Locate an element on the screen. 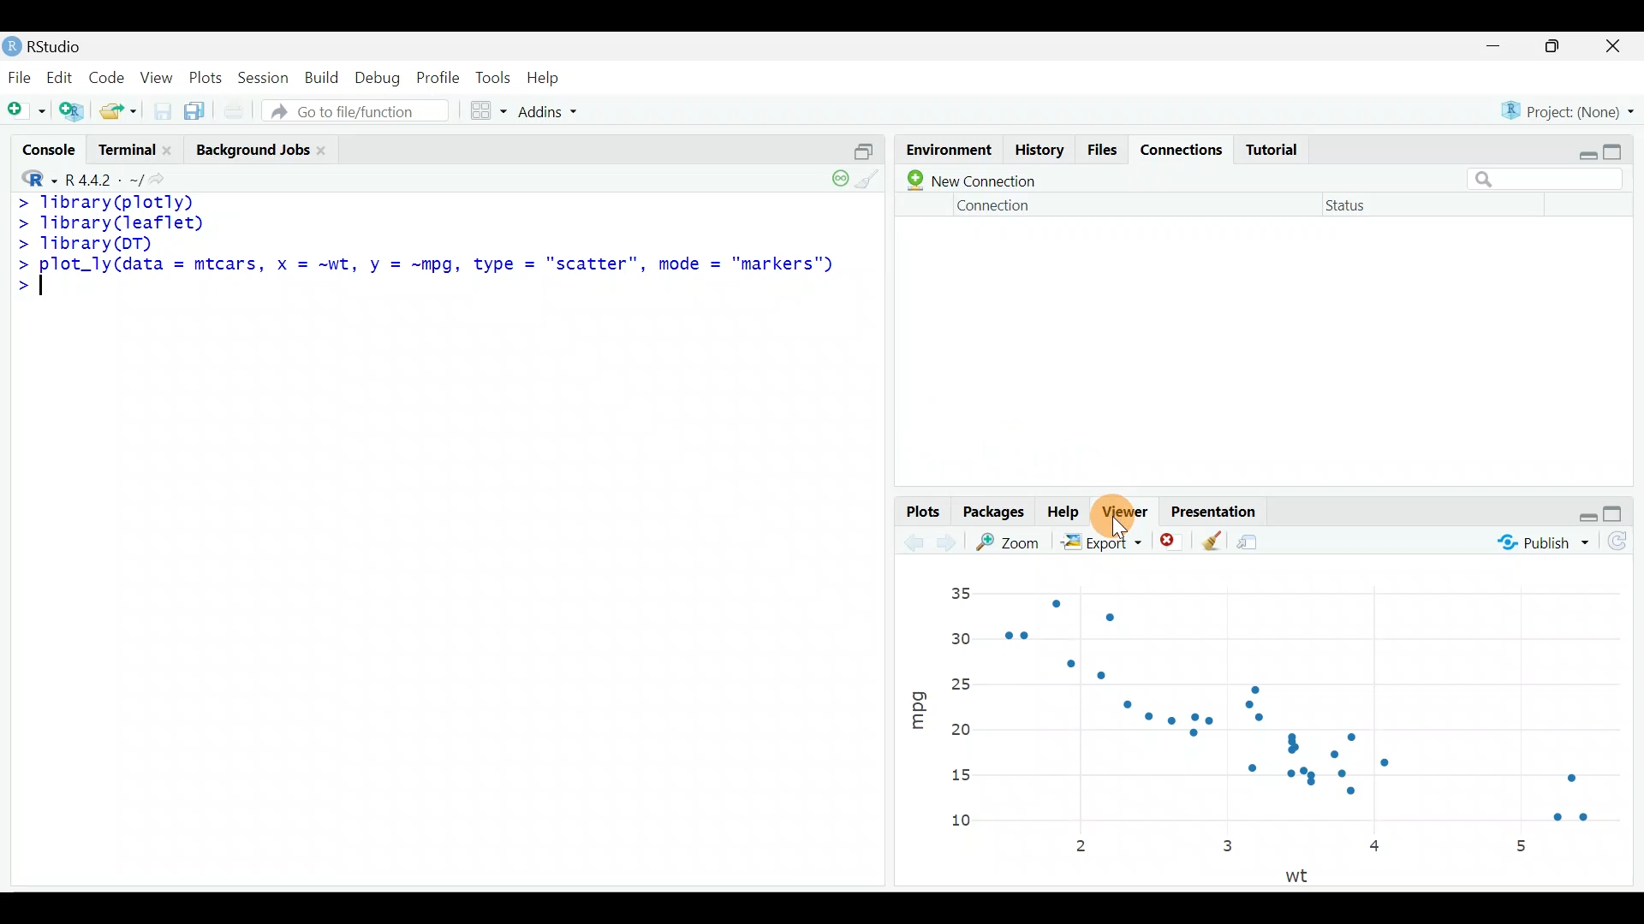 The width and height of the screenshot is (1644, 924). 30 is located at coordinates (962, 640).